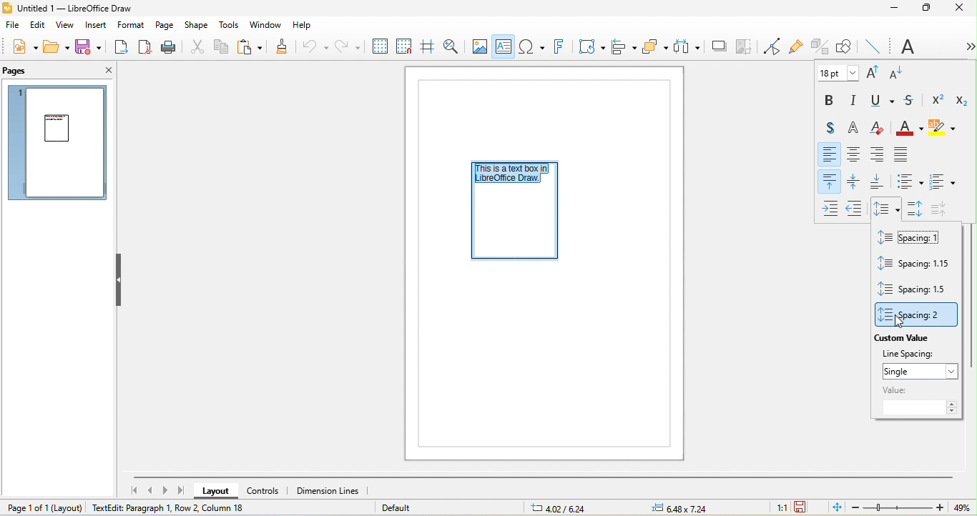  What do you see at coordinates (938, 98) in the screenshot?
I see `superscript` at bounding box center [938, 98].